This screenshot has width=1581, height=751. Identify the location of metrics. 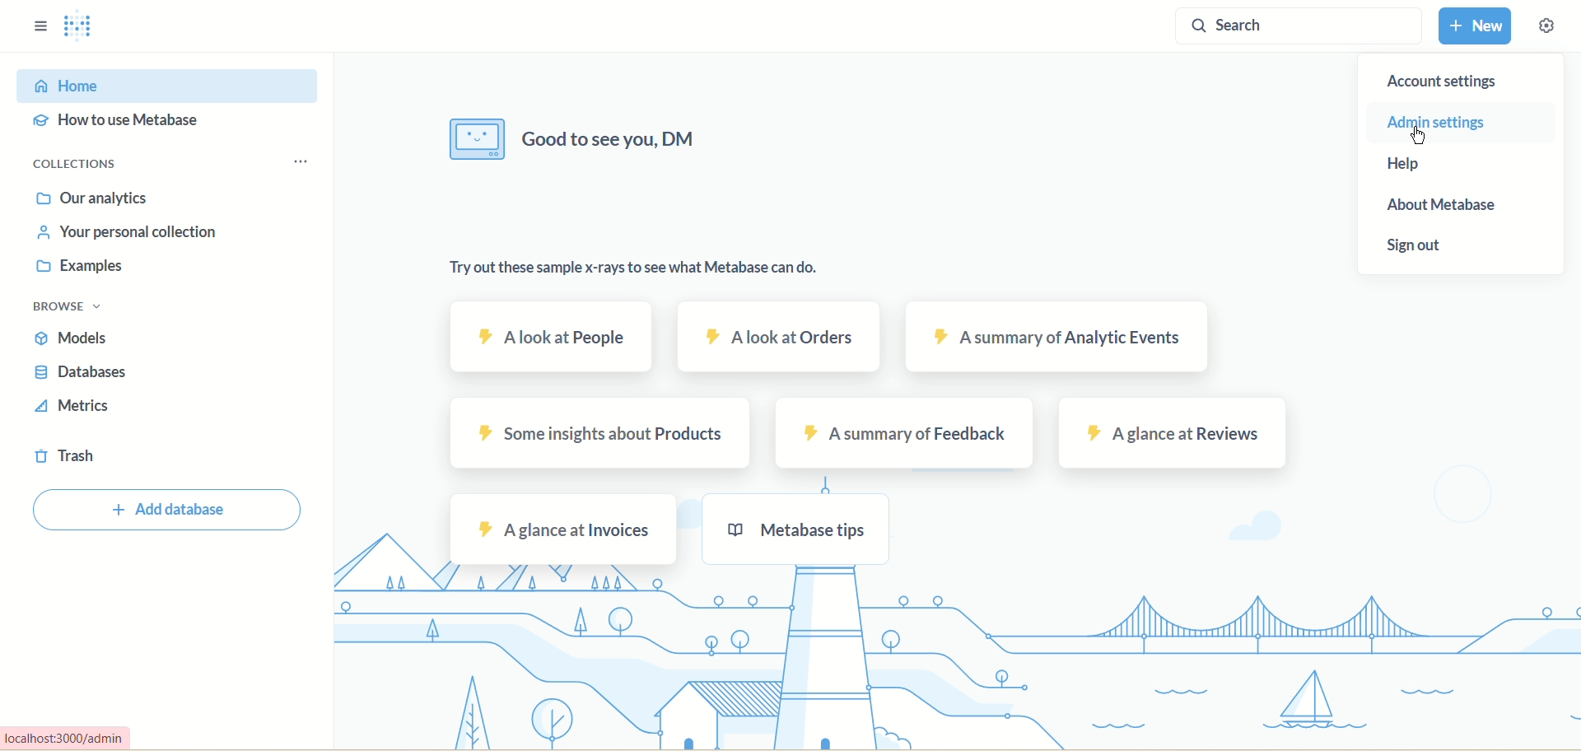
(75, 406).